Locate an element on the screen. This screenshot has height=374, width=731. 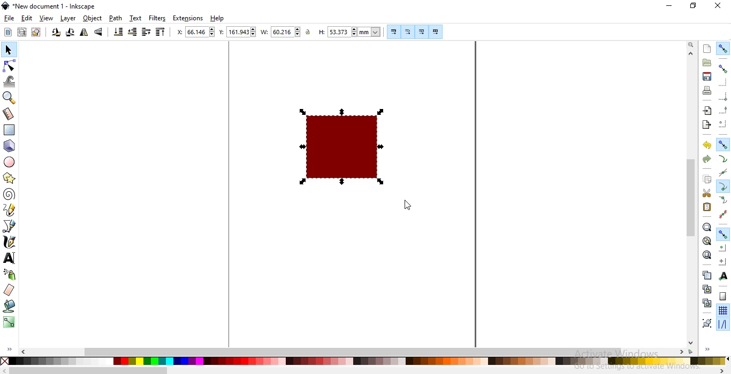
extensions is located at coordinates (189, 18).